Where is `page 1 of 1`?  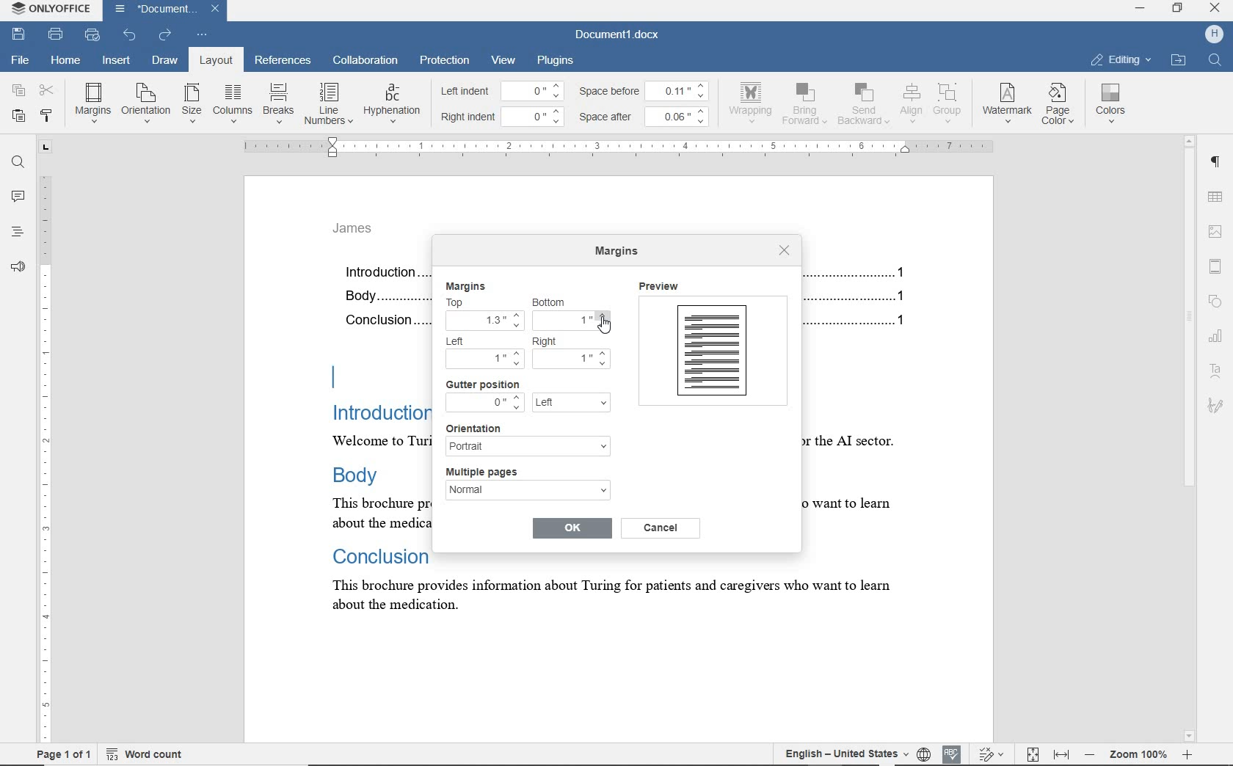 page 1 of 1 is located at coordinates (64, 754).